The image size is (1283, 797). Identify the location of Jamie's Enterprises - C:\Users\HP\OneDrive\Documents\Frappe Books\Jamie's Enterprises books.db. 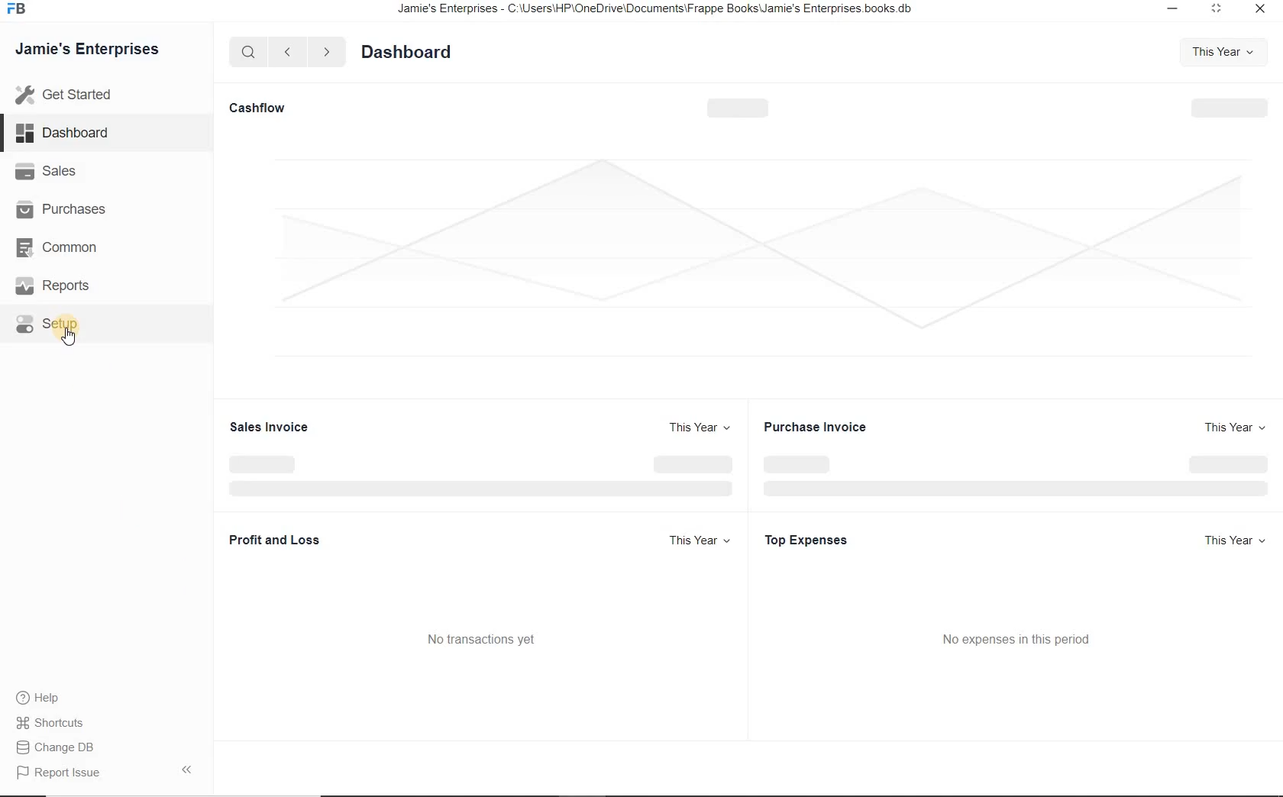
(668, 11).